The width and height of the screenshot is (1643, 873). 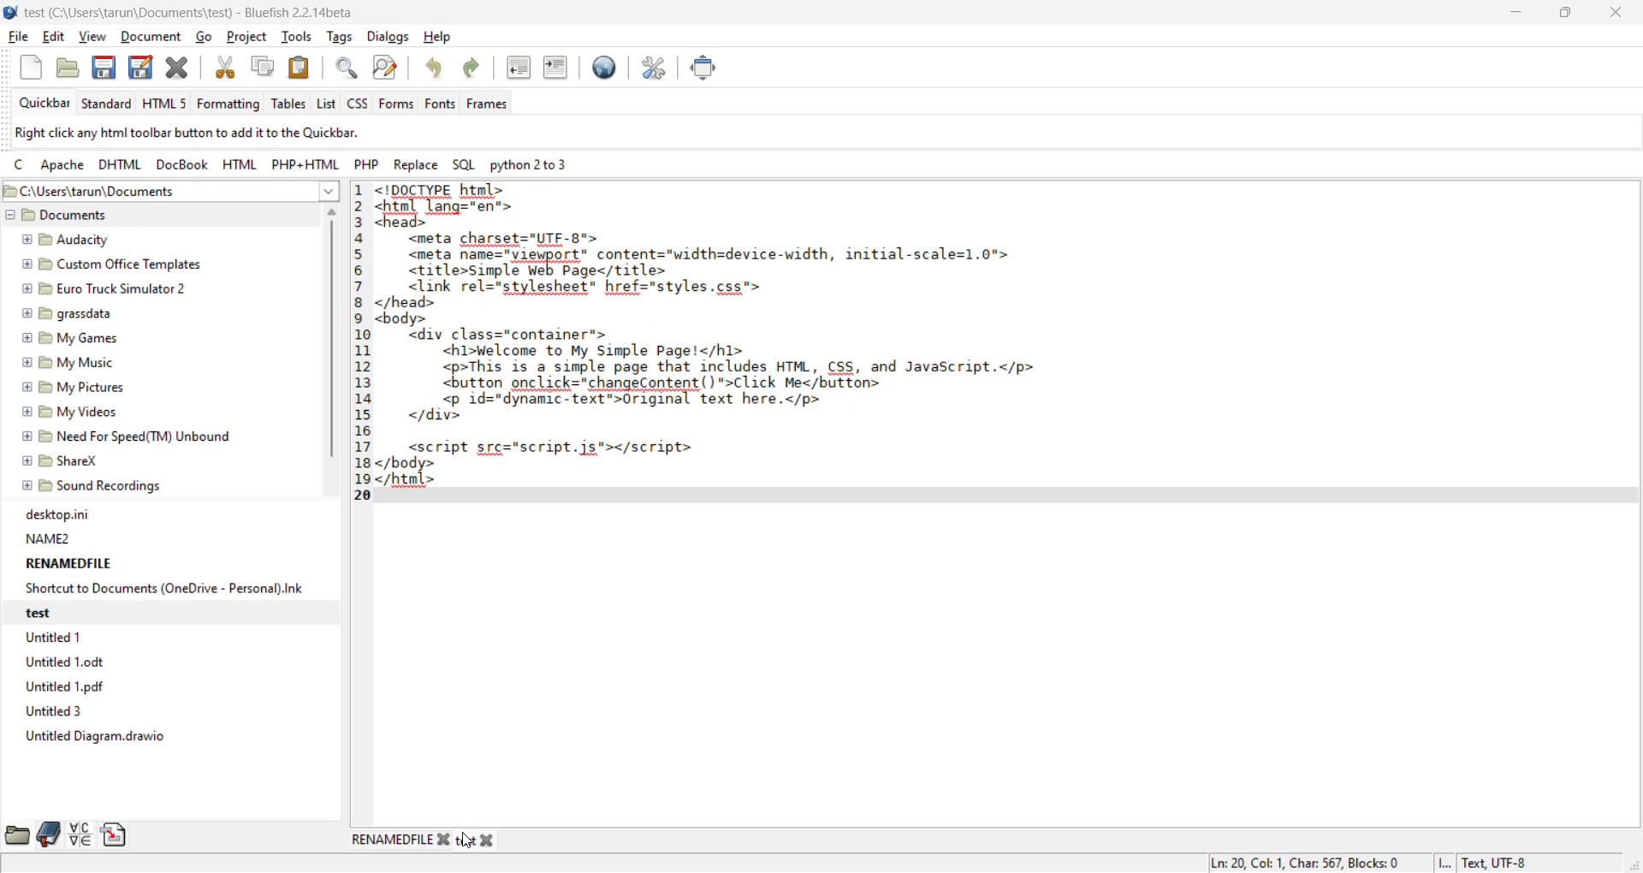 I want to click on fonts, so click(x=442, y=104).